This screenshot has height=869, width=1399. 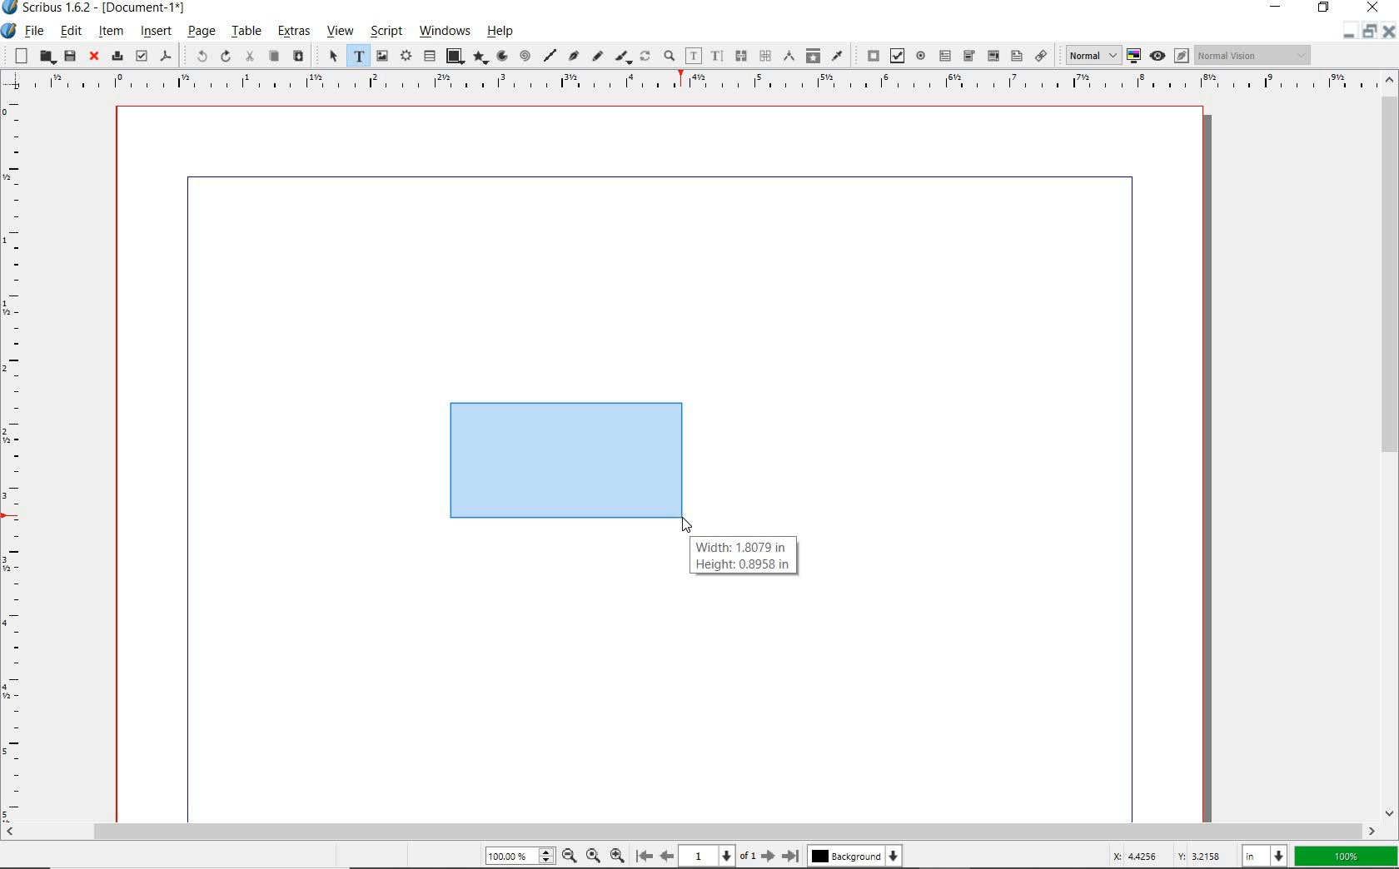 What do you see at coordinates (117, 57) in the screenshot?
I see `print` at bounding box center [117, 57].